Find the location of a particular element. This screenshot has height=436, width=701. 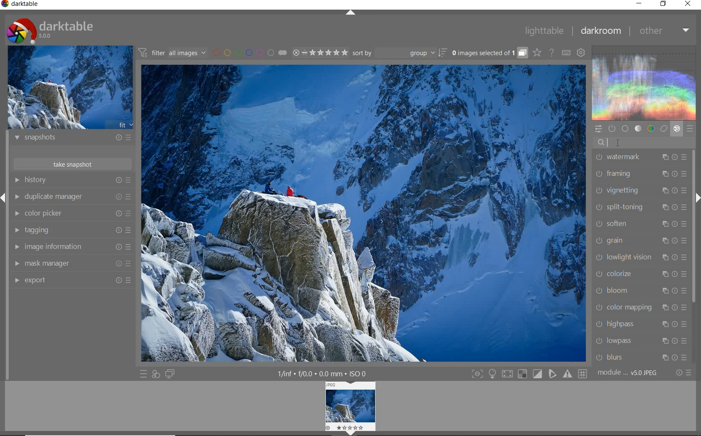

sort is located at coordinates (399, 53).